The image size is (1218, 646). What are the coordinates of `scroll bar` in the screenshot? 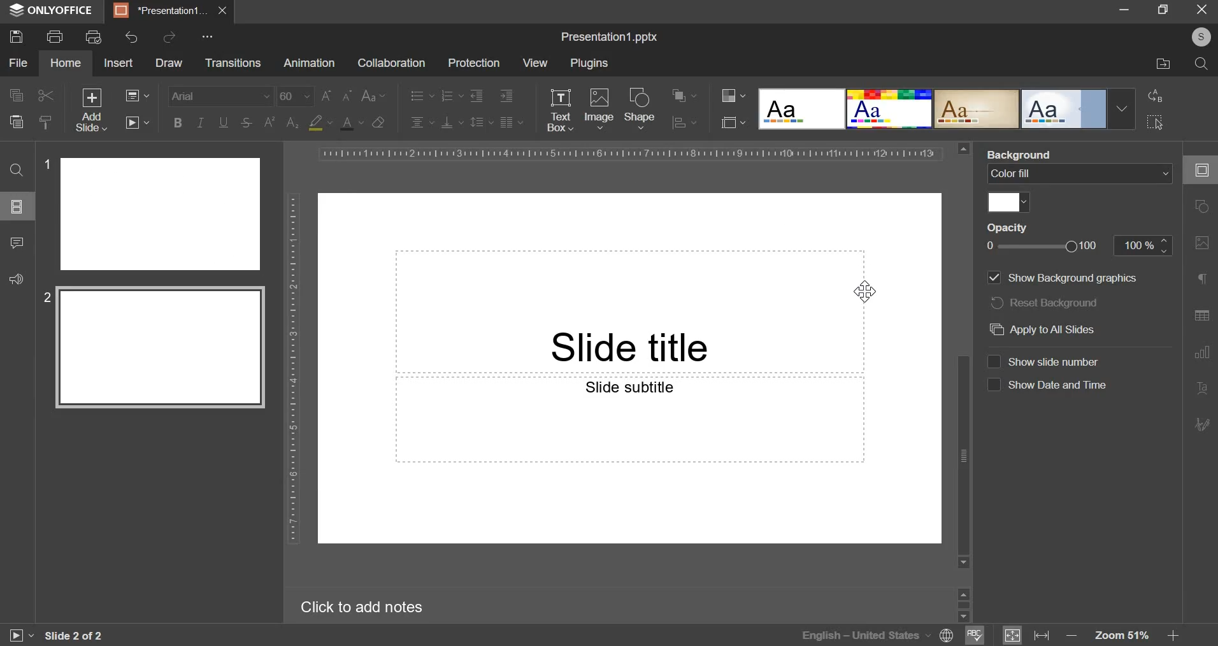 It's located at (964, 355).